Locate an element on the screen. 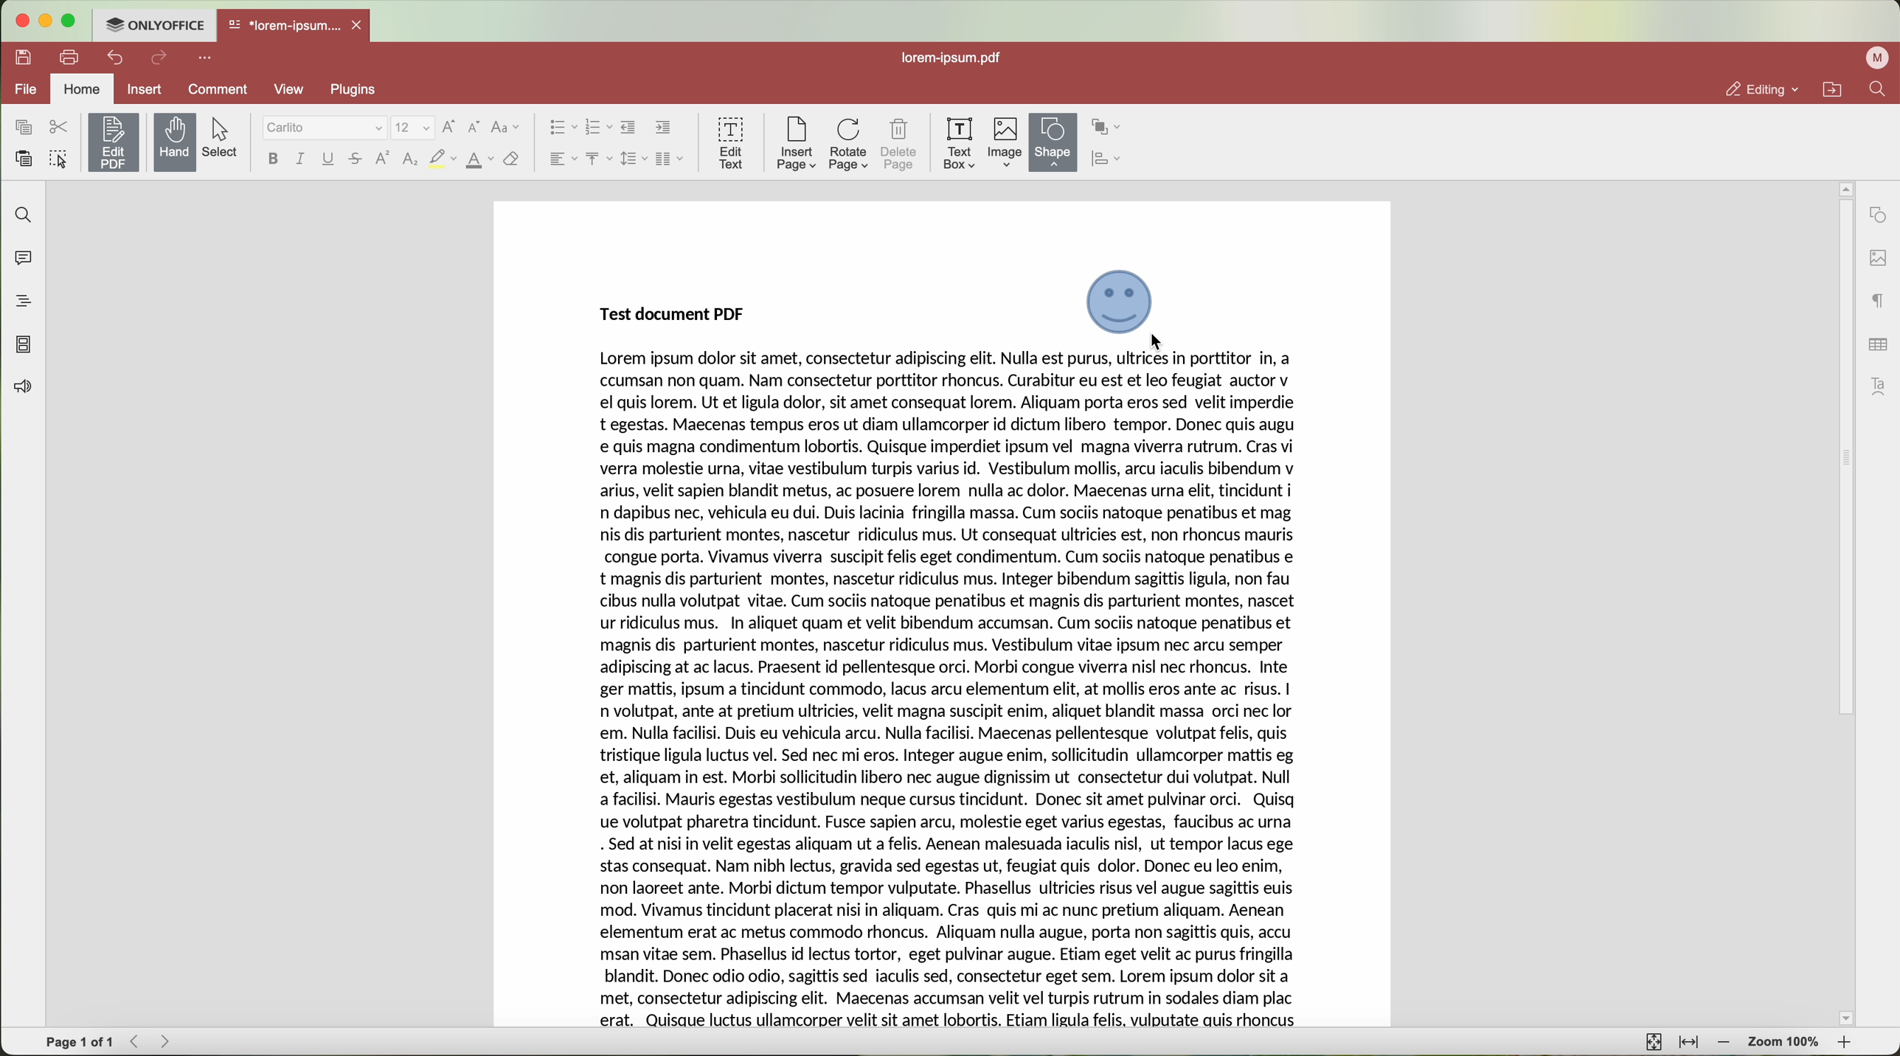 This screenshot has width=1900, height=1056. superscript is located at coordinates (381, 159).